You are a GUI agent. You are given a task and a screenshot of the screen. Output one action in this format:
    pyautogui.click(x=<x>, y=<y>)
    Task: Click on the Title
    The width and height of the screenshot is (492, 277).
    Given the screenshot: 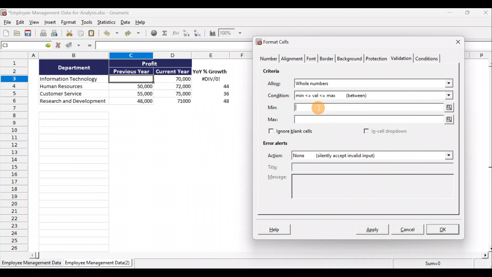 What is the action you would take?
    pyautogui.click(x=362, y=167)
    